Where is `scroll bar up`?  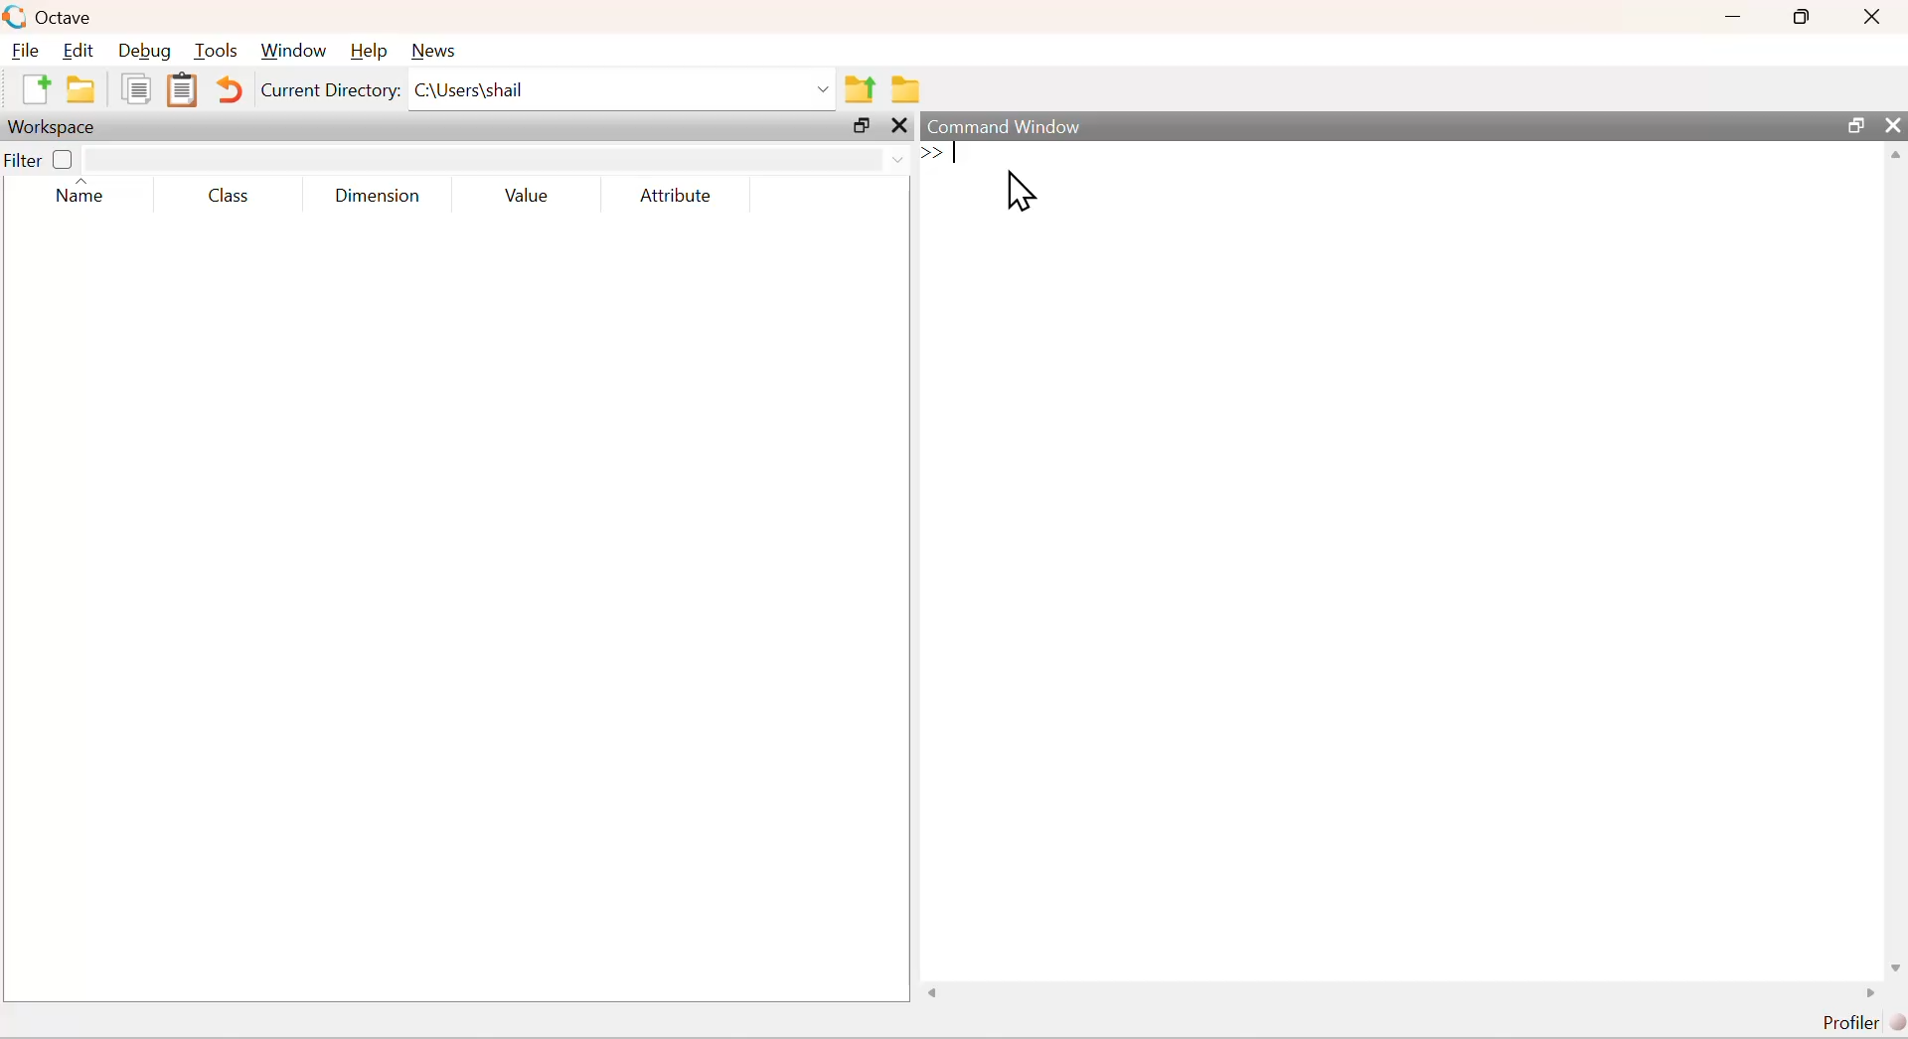 scroll bar up is located at coordinates (1896, 160).